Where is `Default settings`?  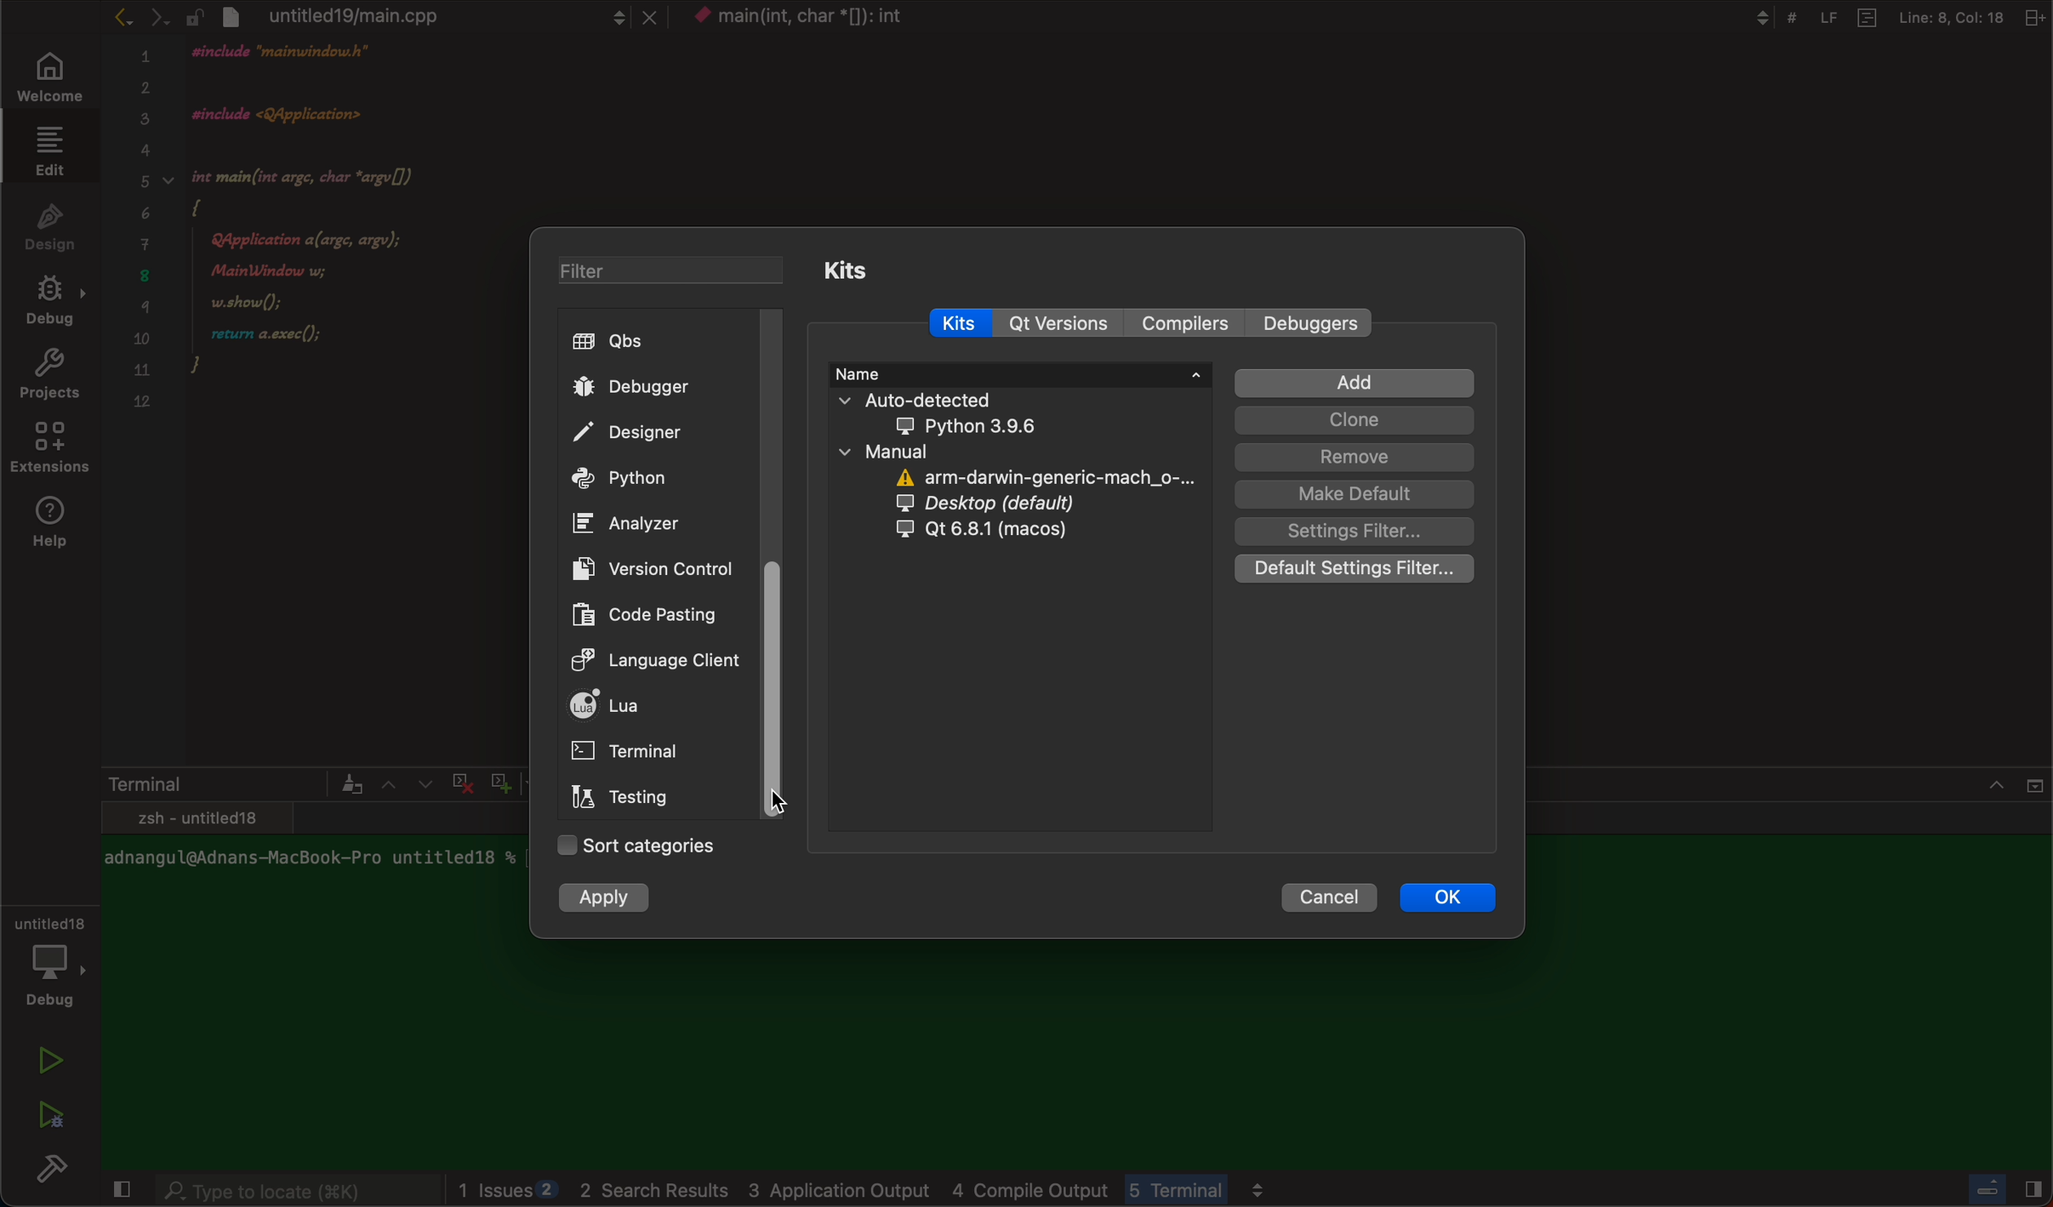 Default settings is located at coordinates (1358, 569).